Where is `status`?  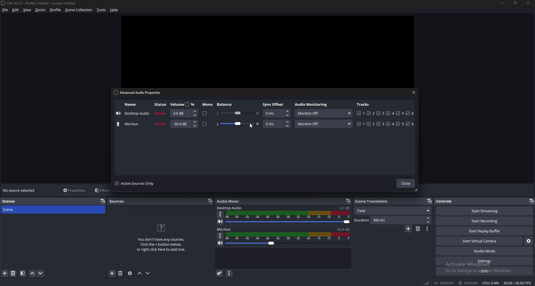 status is located at coordinates (161, 105).